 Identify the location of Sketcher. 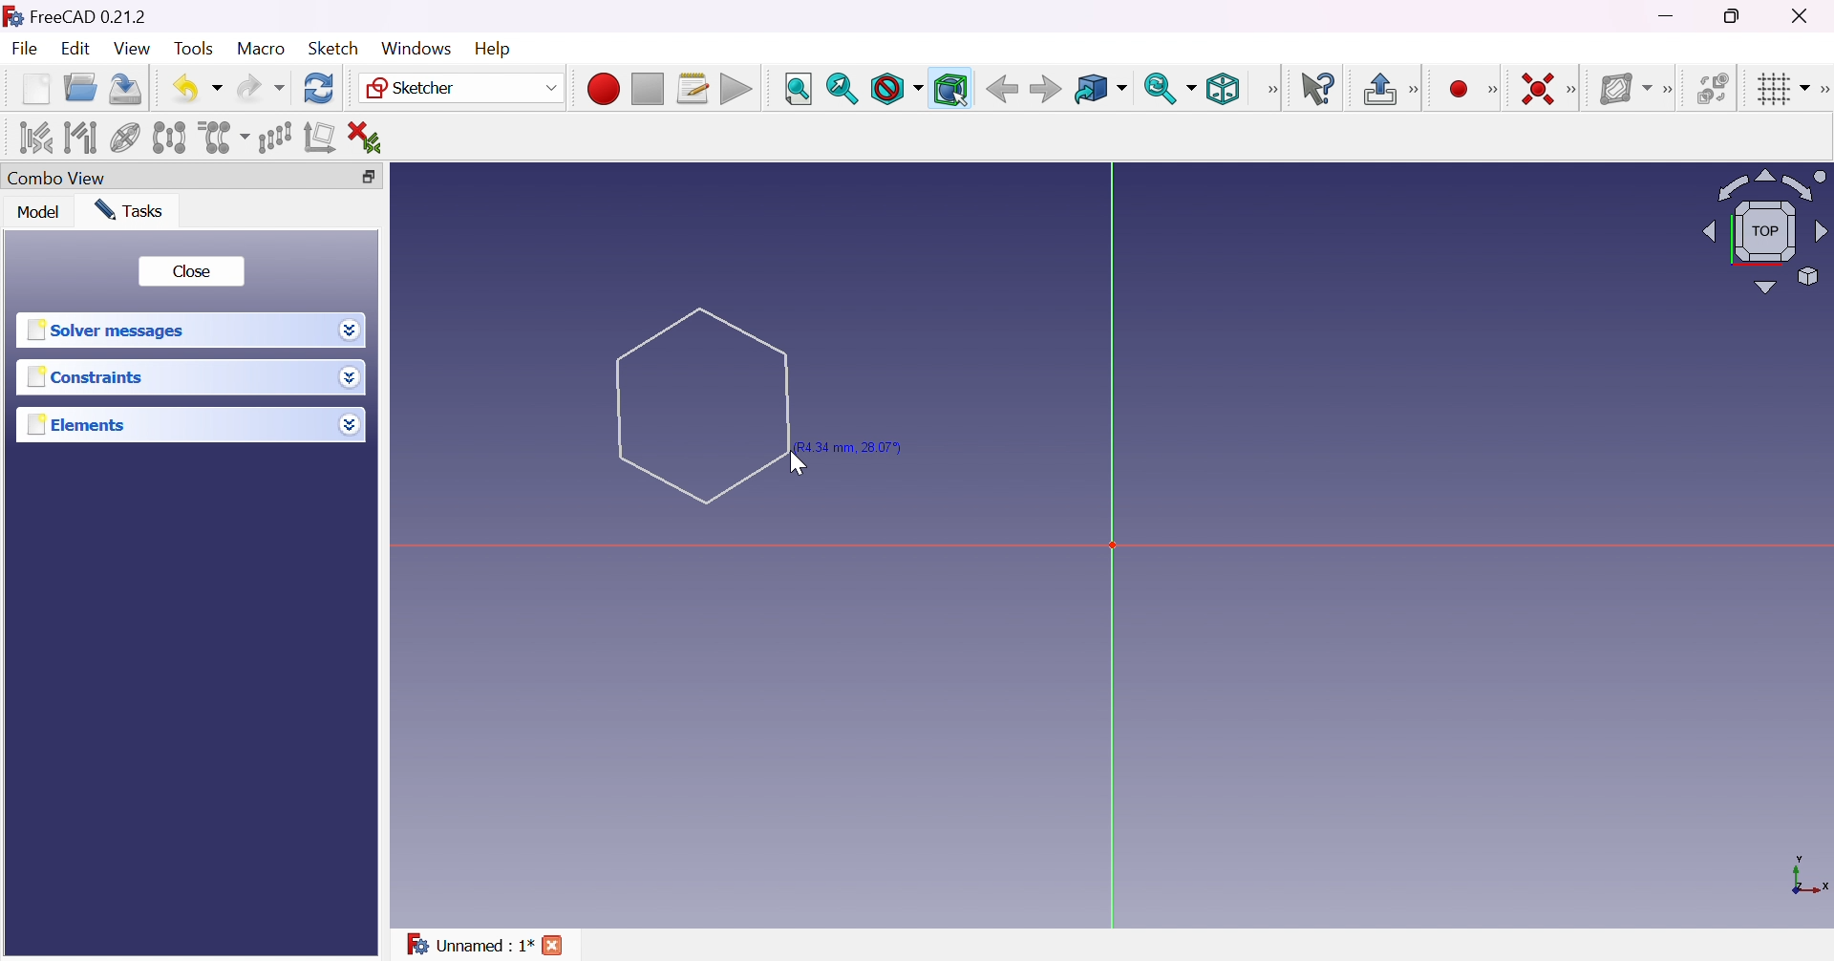
(462, 88).